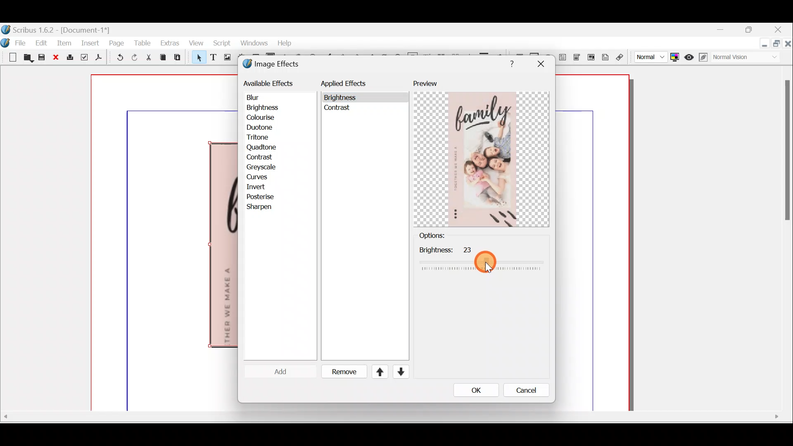 The width and height of the screenshot is (793, 446). Describe the element at coordinates (169, 43) in the screenshot. I see `Extras` at that location.